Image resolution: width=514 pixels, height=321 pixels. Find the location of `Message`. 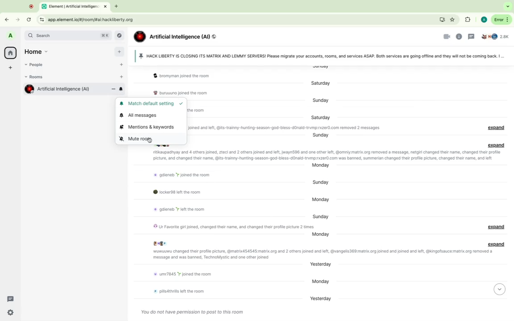

Message is located at coordinates (194, 311).